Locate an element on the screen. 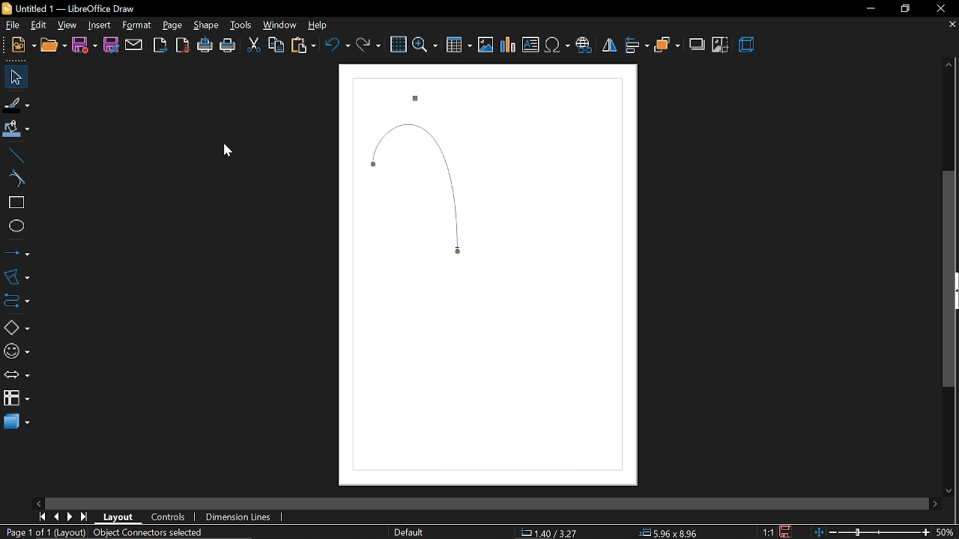 Image resolution: width=959 pixels, height=539 pixels. move right is located at coordinates (935, 502).